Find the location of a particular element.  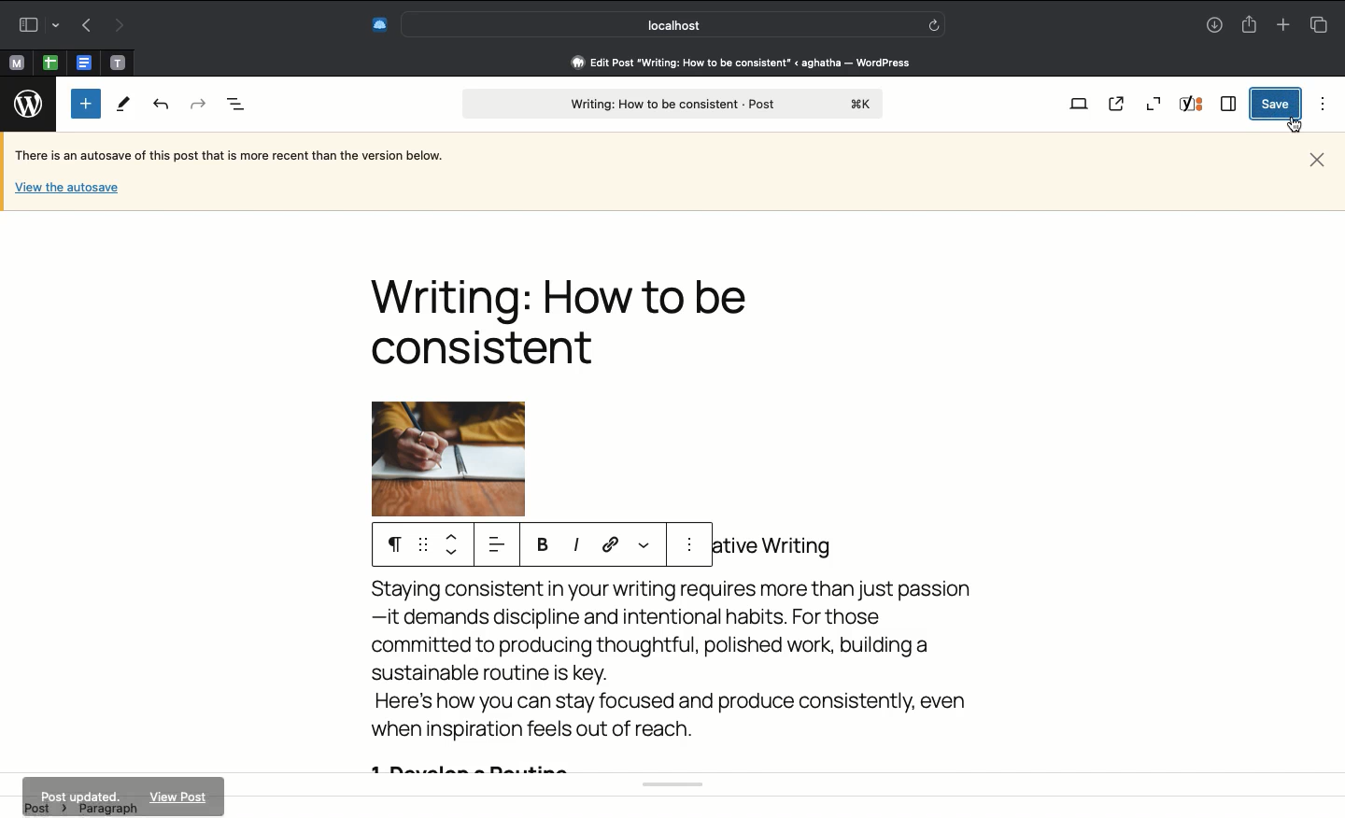

Post is located at coordinates (672, 105).